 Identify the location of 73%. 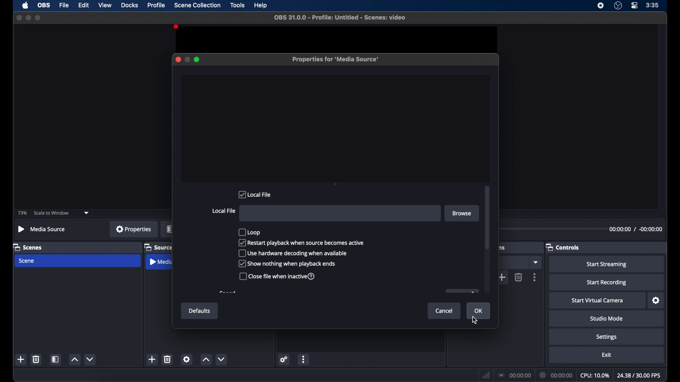
(22, 213).